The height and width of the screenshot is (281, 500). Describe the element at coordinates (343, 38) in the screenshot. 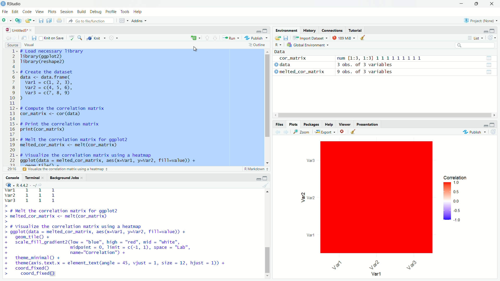

I see `memory usage` at that location.